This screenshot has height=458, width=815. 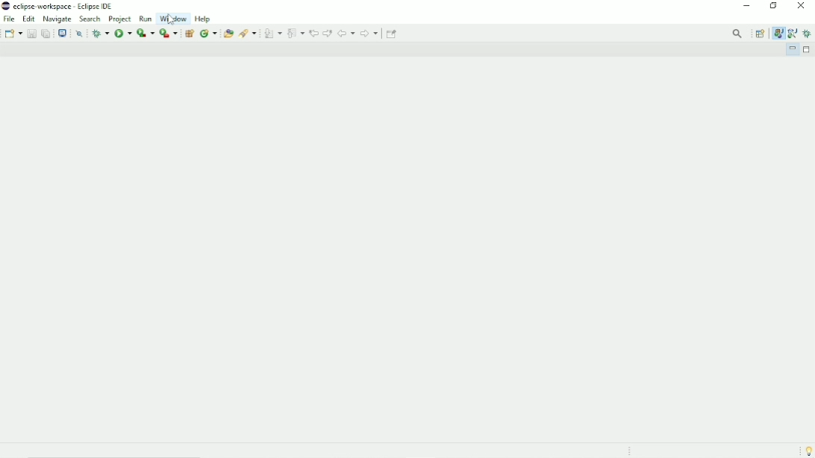 What do you see at coordinates (208, 34) in the screenshot?
I see `New java class` at bounding box center [208, 34].